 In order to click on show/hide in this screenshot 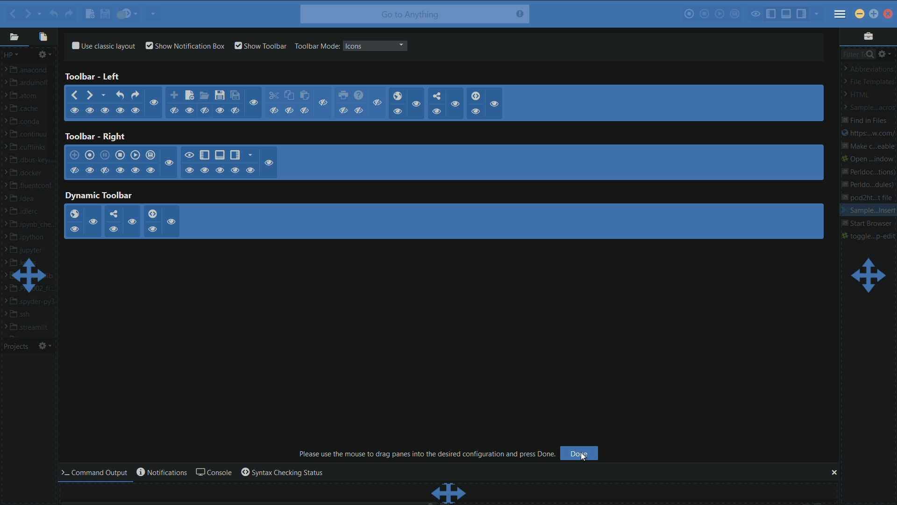, I will do `click(274, 111)`.